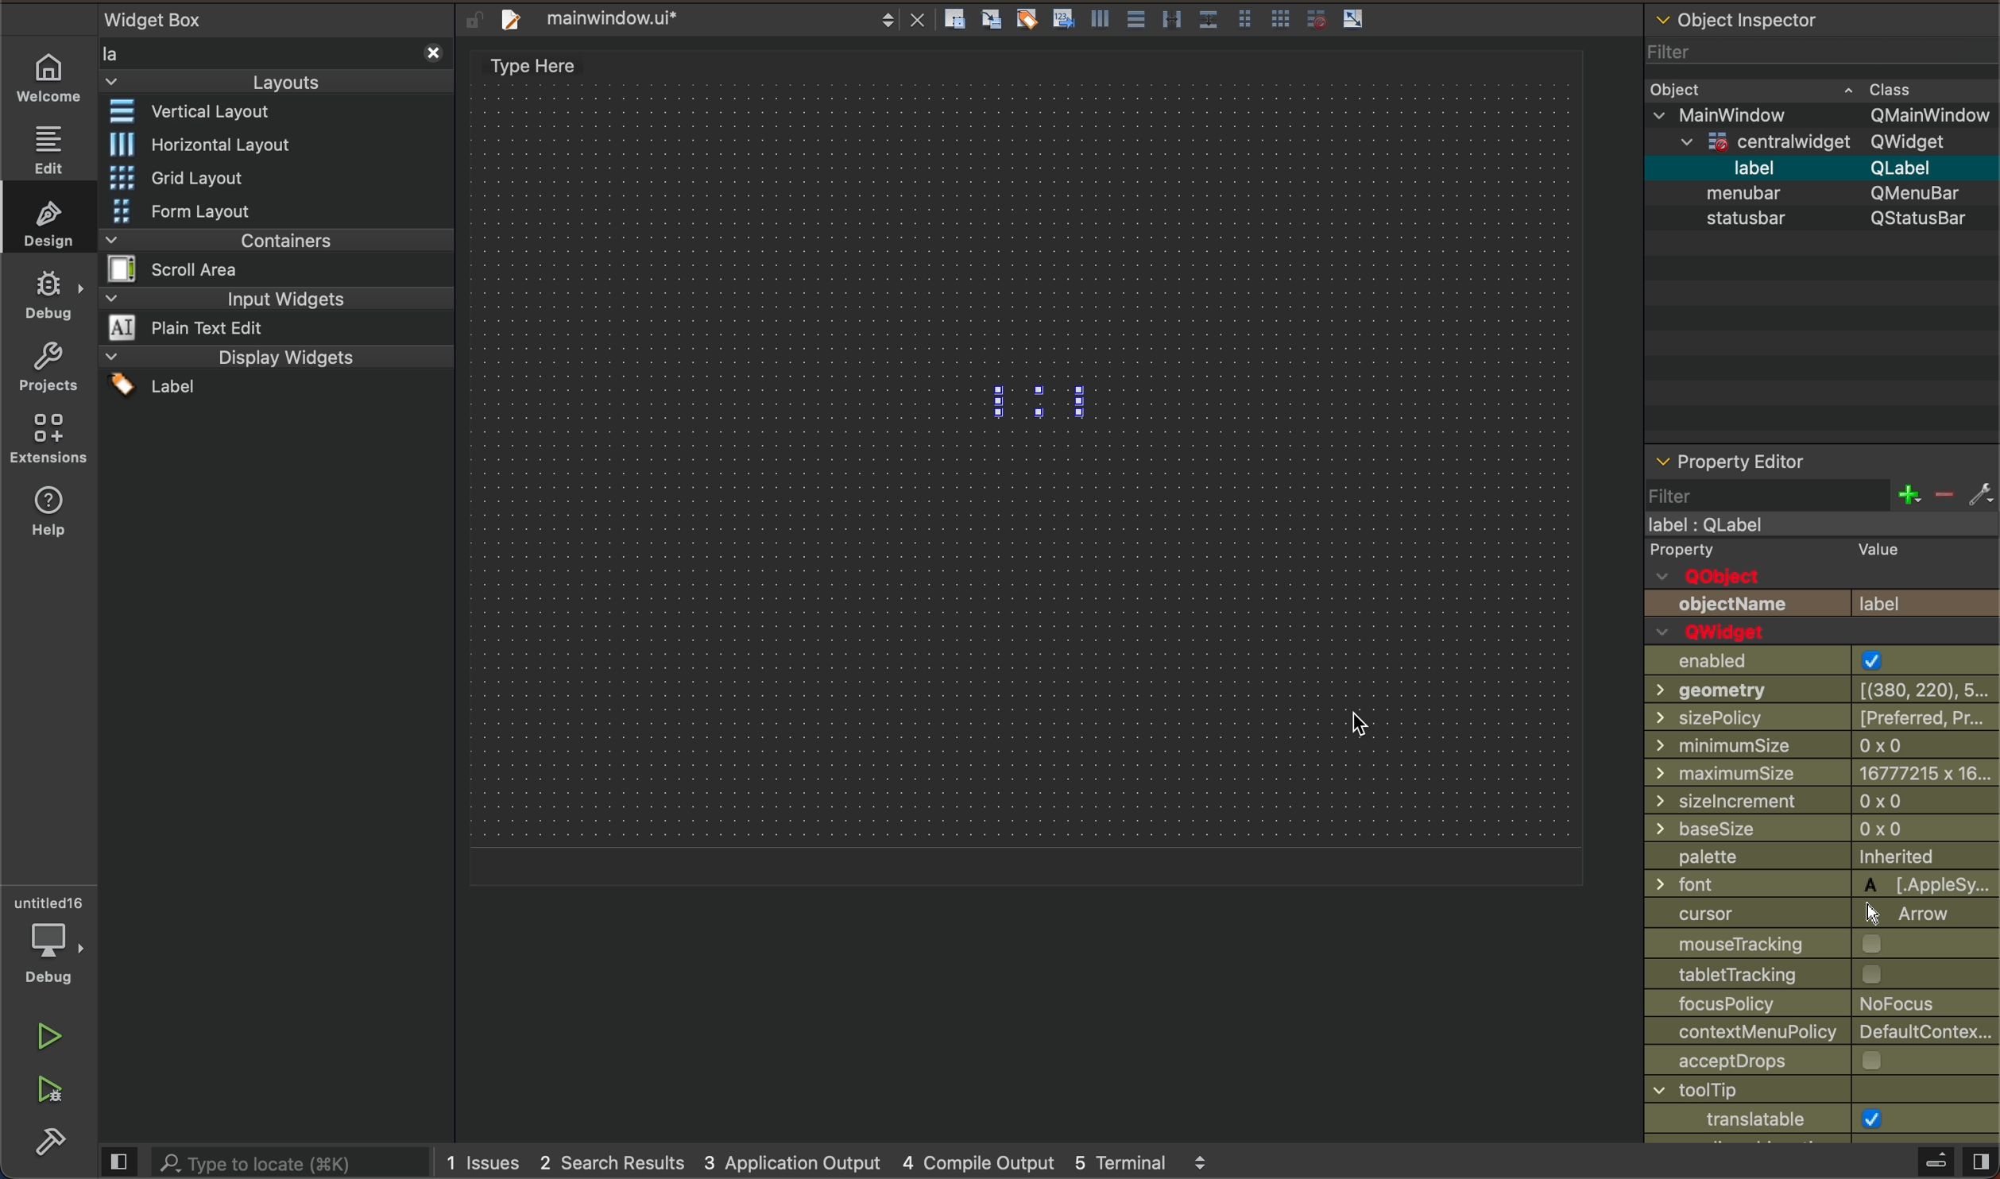 The image size is (2000, 1179). What do you see at coordinates (1820, 720) in the screenshot?
I see `size policy` at bounding box center [1820, 720].